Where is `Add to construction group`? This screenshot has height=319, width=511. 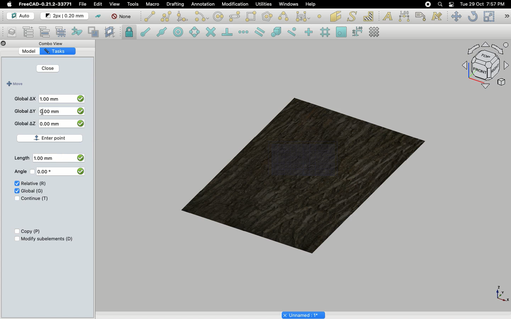 Add to construction group is located at coordinates (77, 31).